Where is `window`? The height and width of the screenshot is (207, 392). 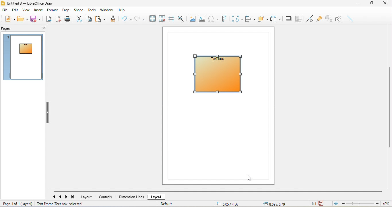
window is located at coordinates (106, 10).